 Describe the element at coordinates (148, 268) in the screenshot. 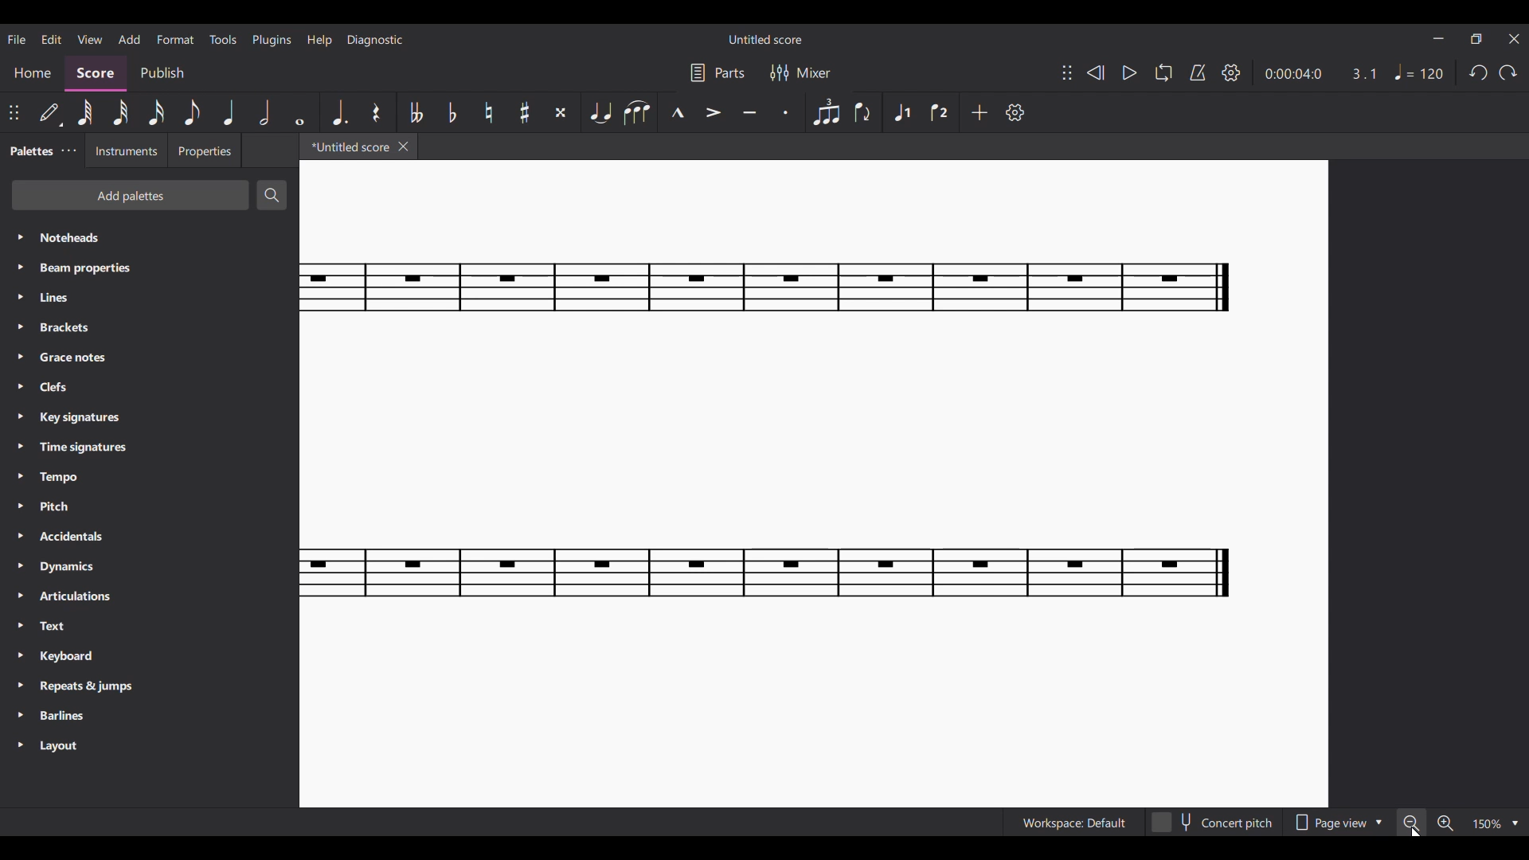

I see `Beam properties` at that location.